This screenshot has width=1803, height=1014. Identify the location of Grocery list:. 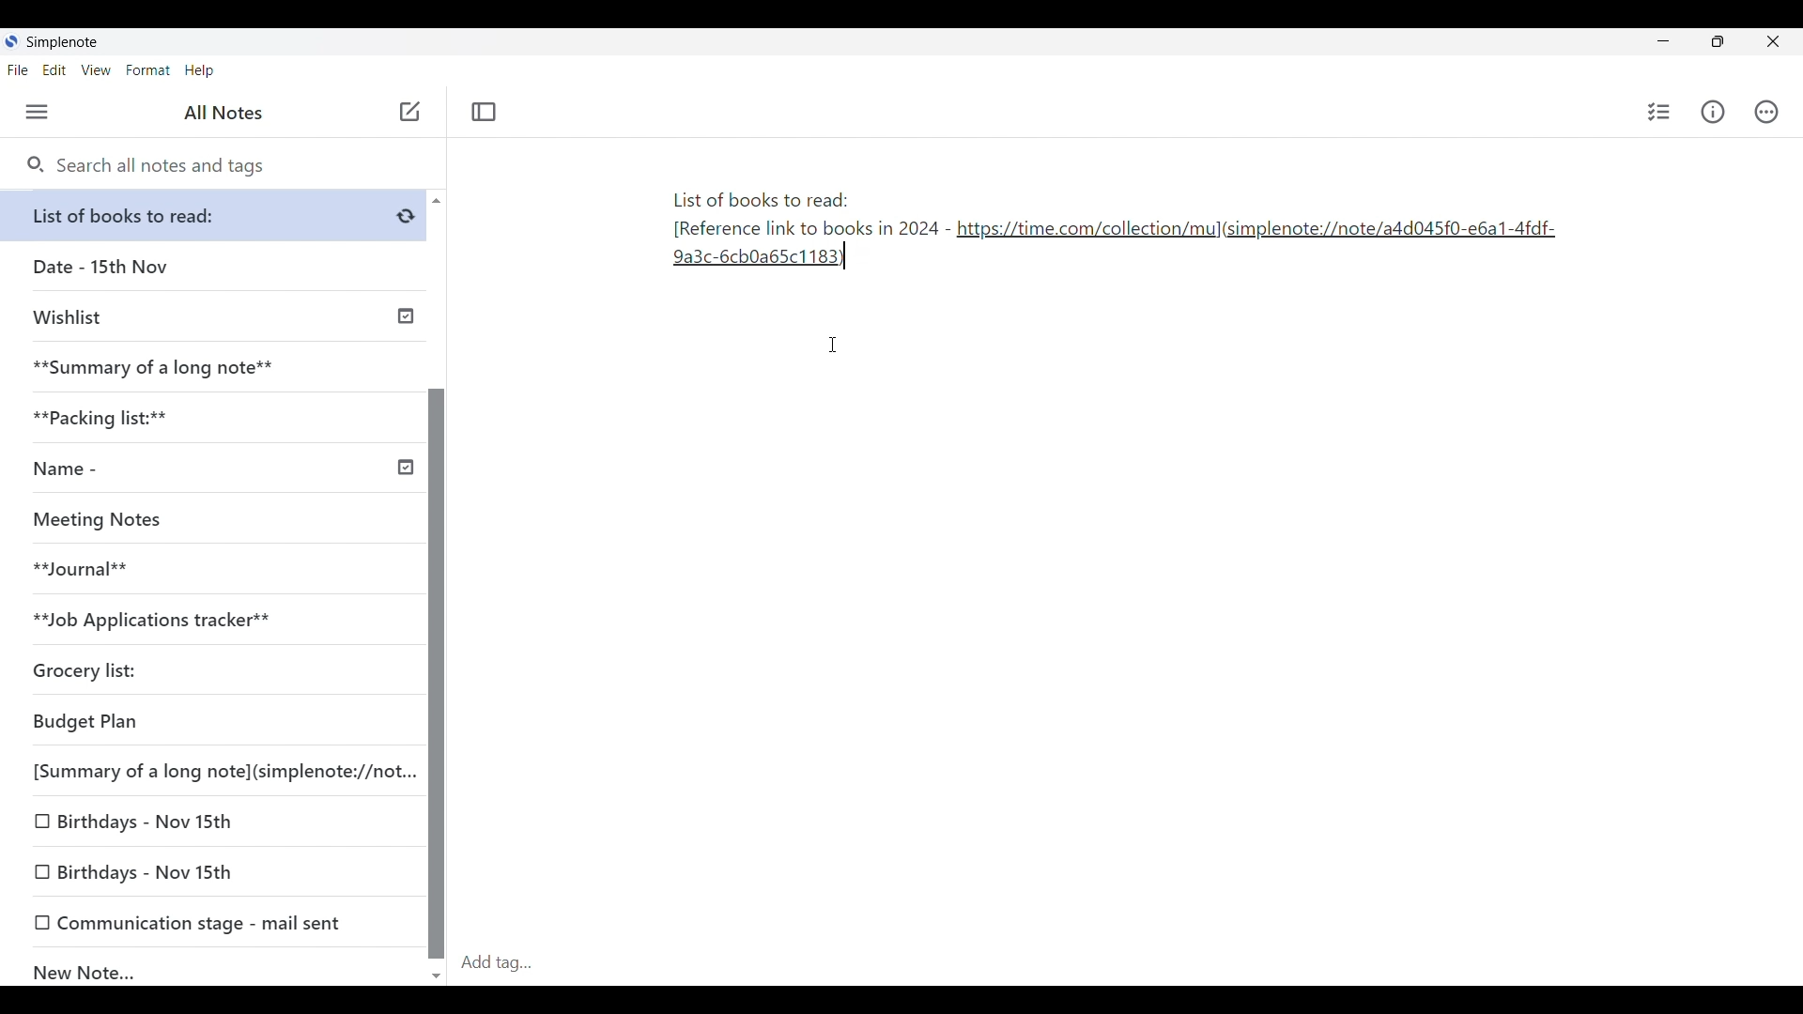
(207, 673).